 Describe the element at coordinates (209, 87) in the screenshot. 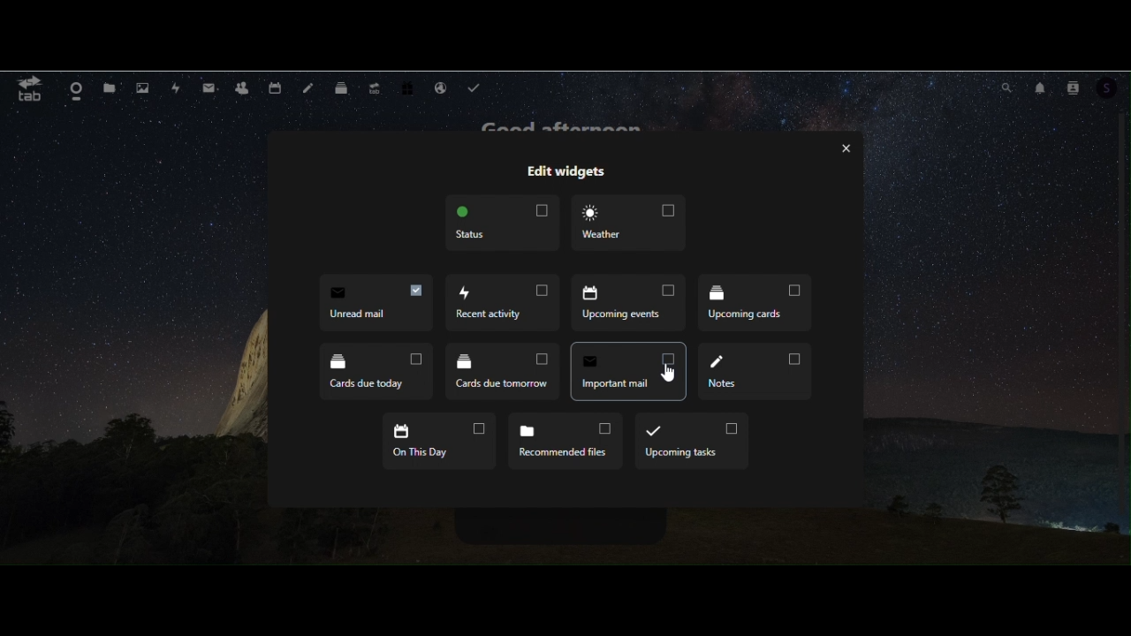

I see `mail` at that location.